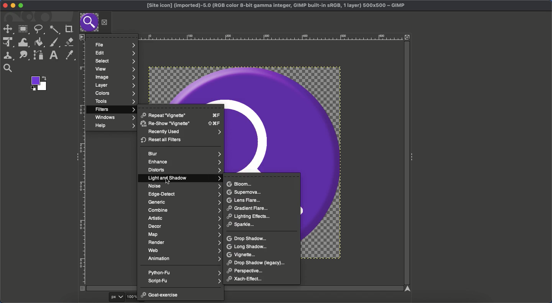 The width and height of the screenshot is (552, 303). I want to click on Python-fu, so click(185, 272).